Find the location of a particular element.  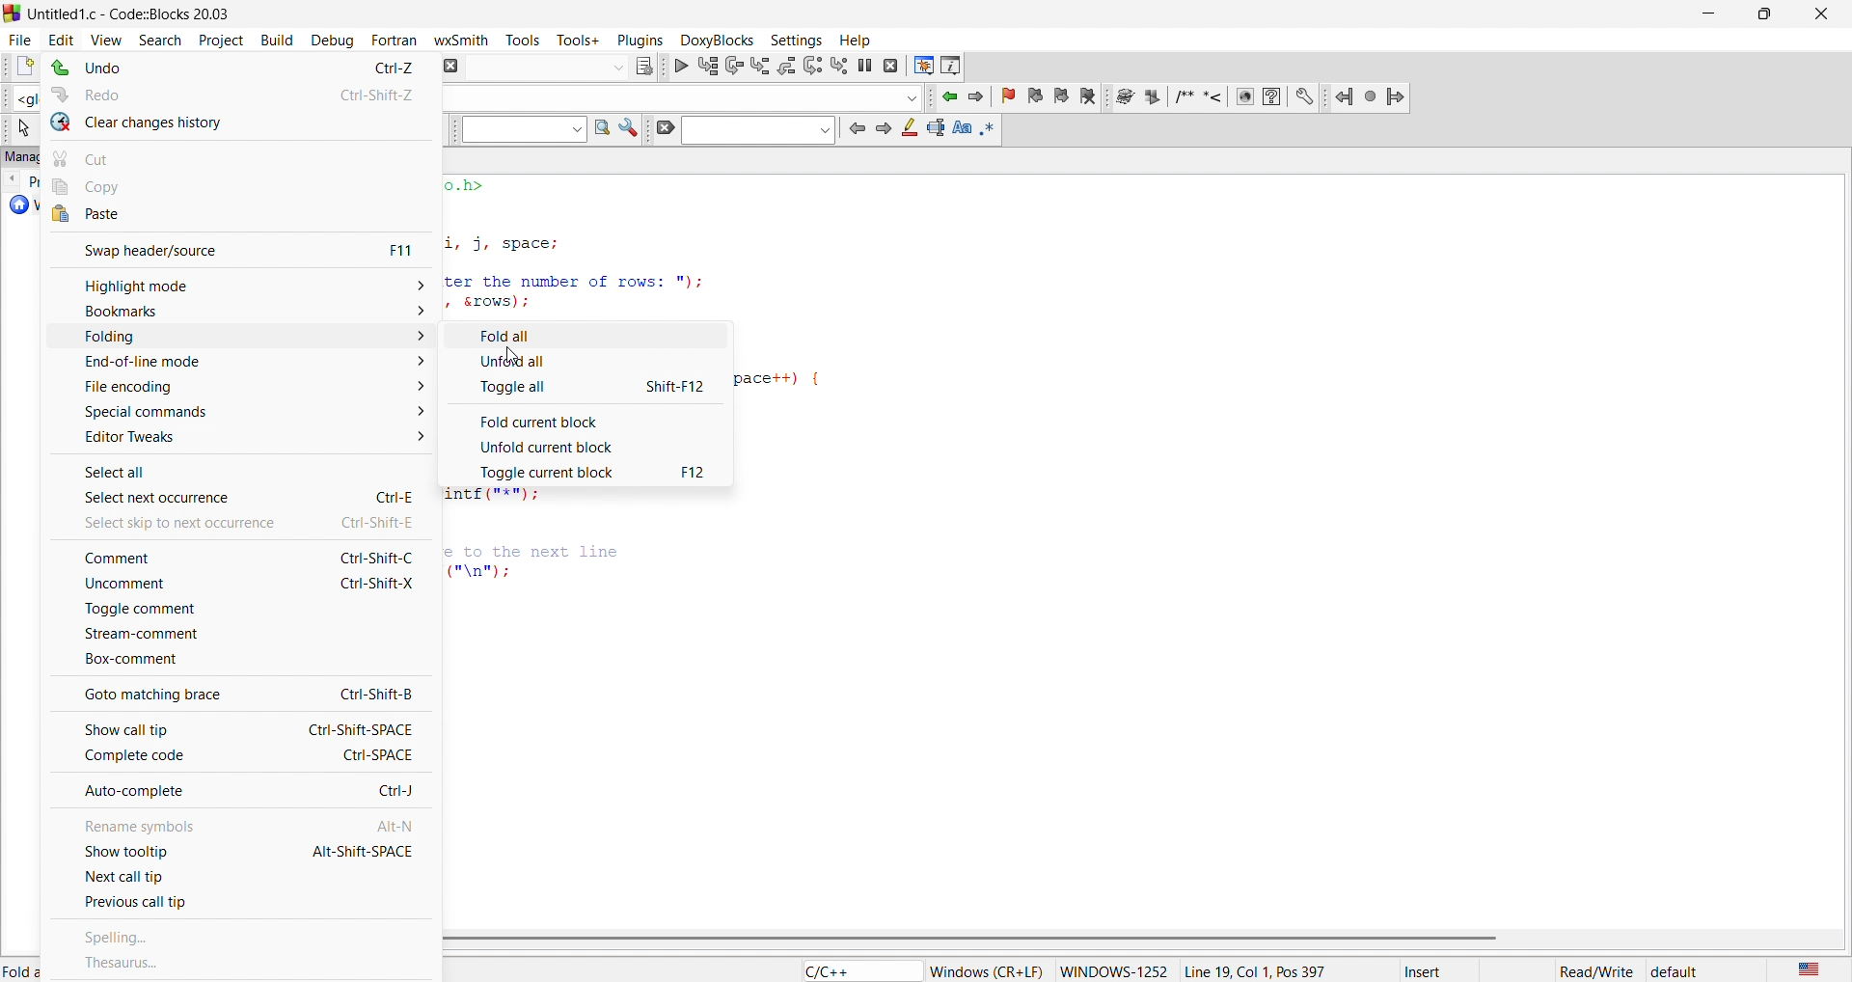

default is located at coordinates (1675, 971).